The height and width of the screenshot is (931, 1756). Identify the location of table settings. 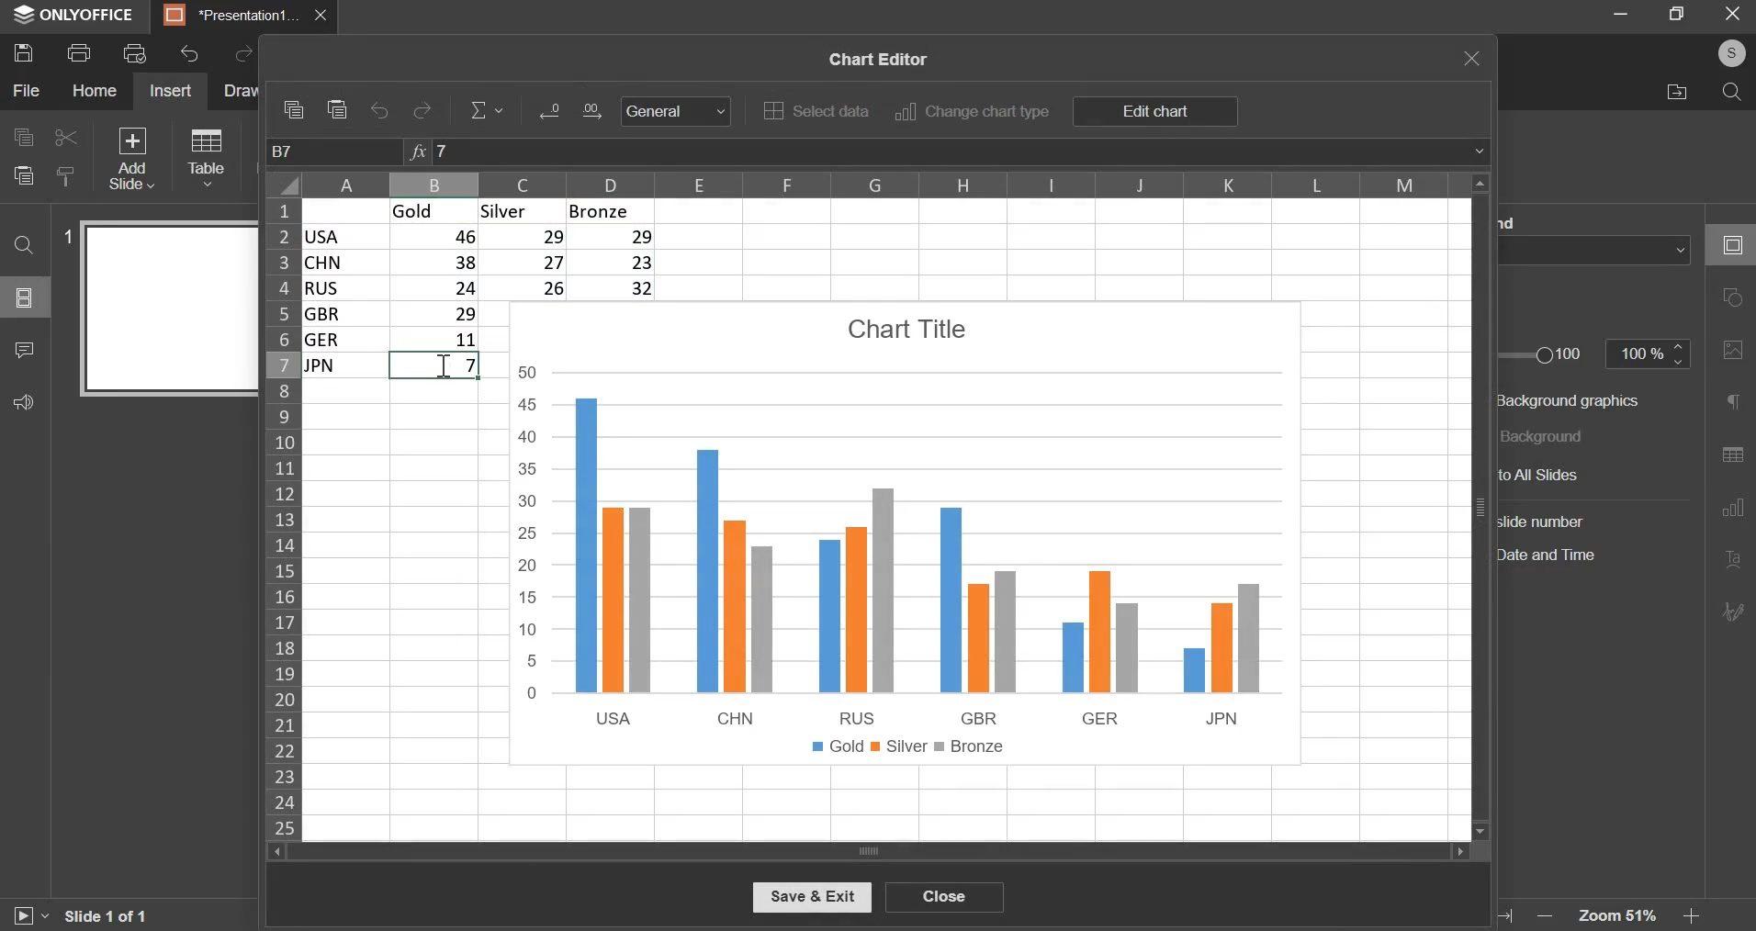
(1729, 457).